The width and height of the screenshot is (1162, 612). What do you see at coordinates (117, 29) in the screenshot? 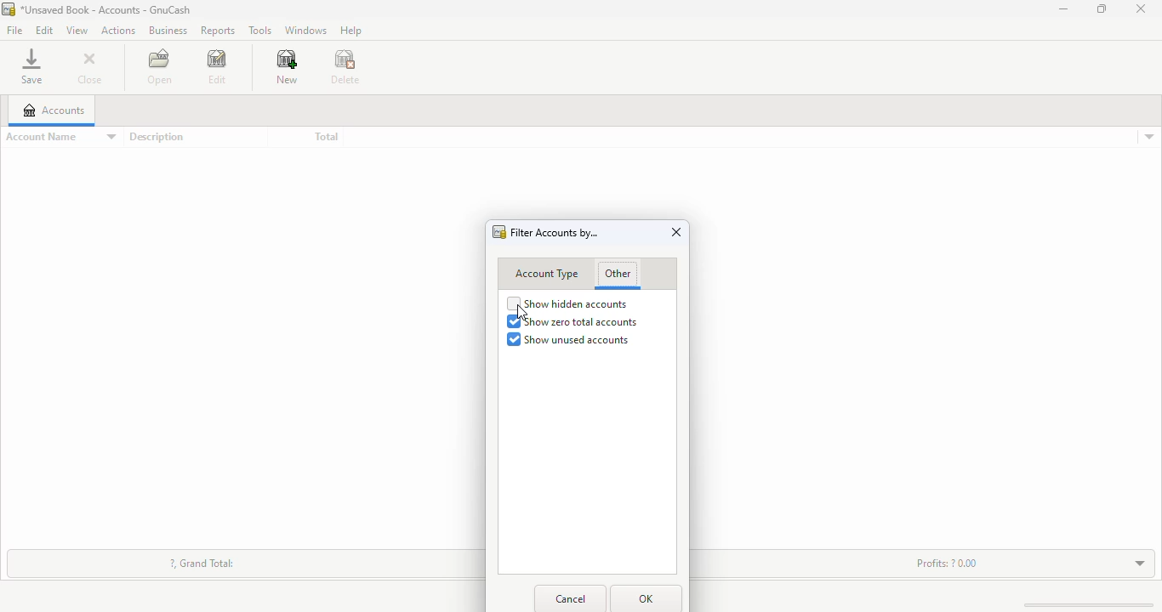
I see `actions` at bounding box center [117, 29].